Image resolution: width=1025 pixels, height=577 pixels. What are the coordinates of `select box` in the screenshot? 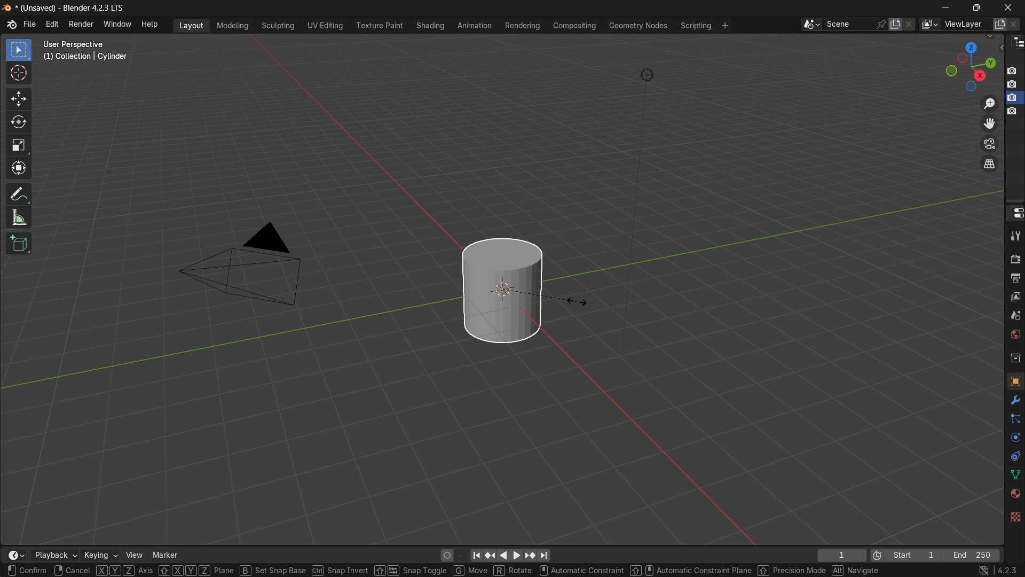 It's located at (20, 50).